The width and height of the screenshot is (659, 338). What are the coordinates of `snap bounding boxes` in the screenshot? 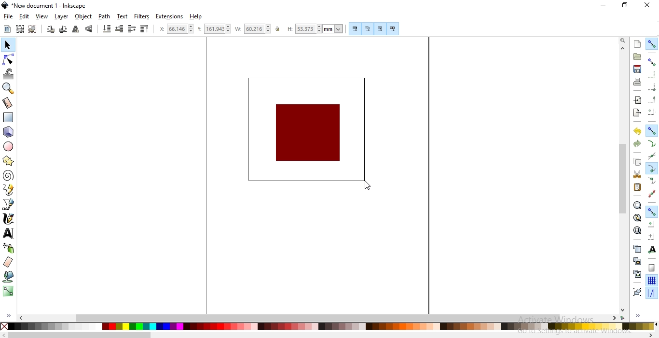 It's located at (652, 62).